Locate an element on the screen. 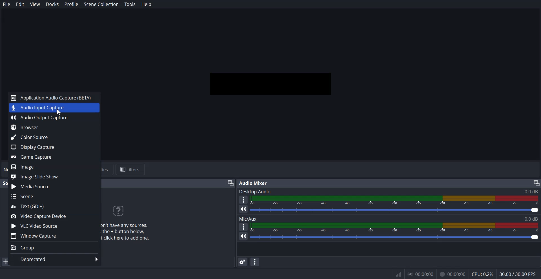 The image size is (541, 279). Group is located at coordinates (54, 248).